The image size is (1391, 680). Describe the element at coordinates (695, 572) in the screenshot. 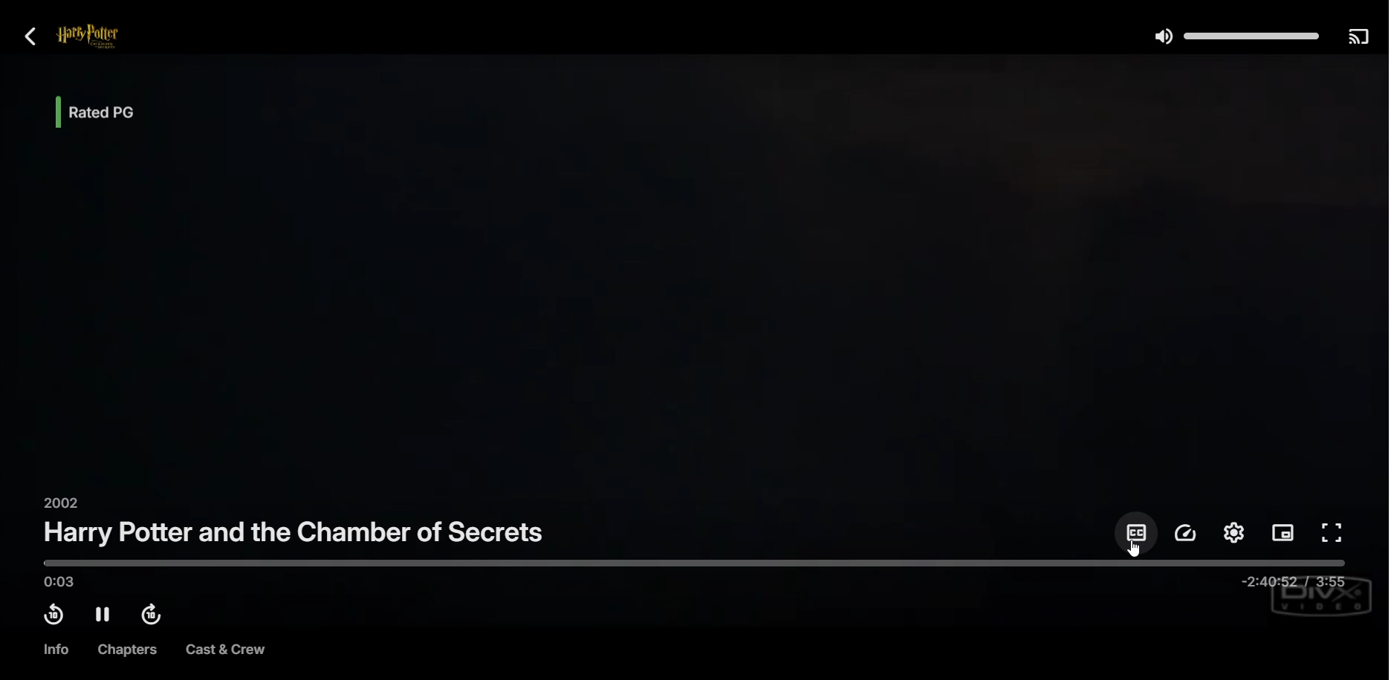

I see `Movie Timeline` at that location.